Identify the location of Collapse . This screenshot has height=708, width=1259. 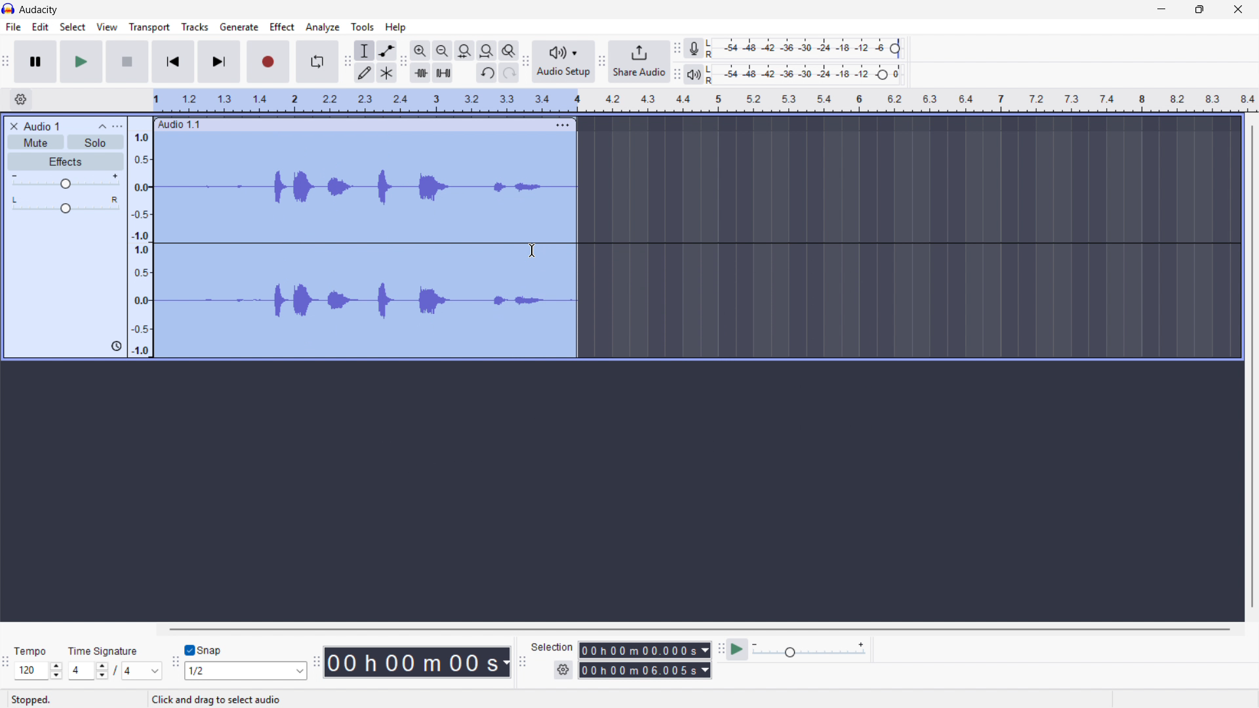
(102, 127).